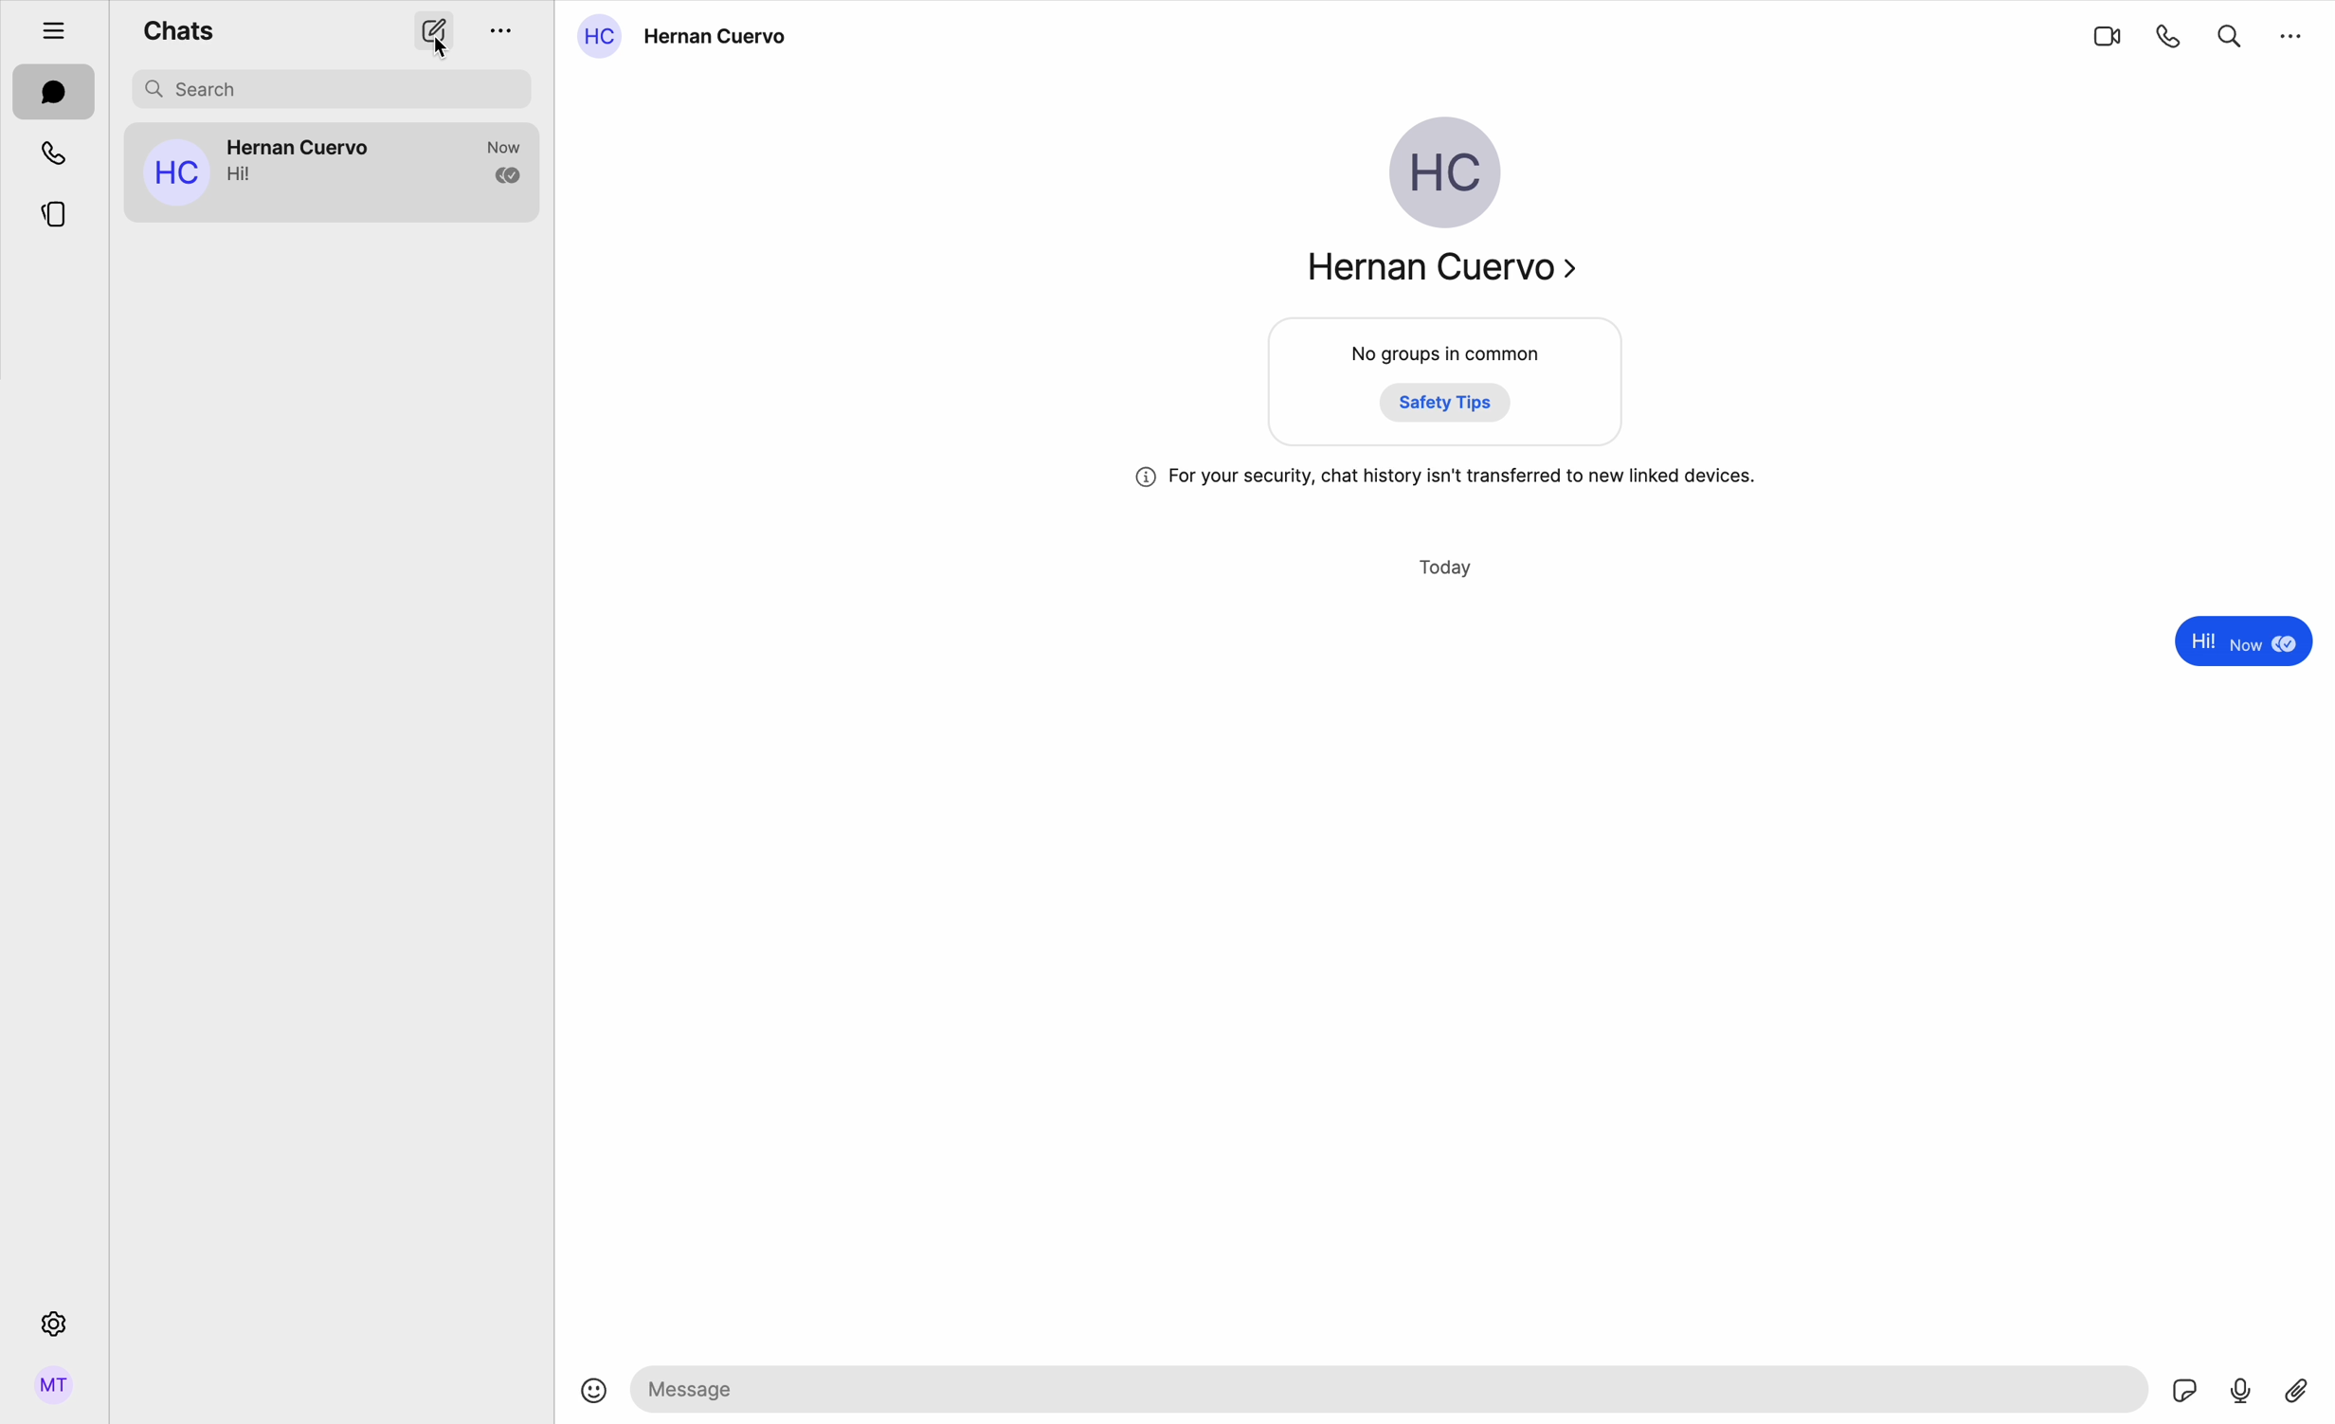 The width and height of the screenshot is (2335, 1424). Describe the element at coordinates (2241, 1388) in the screenshot. I see `voice record` at that location.